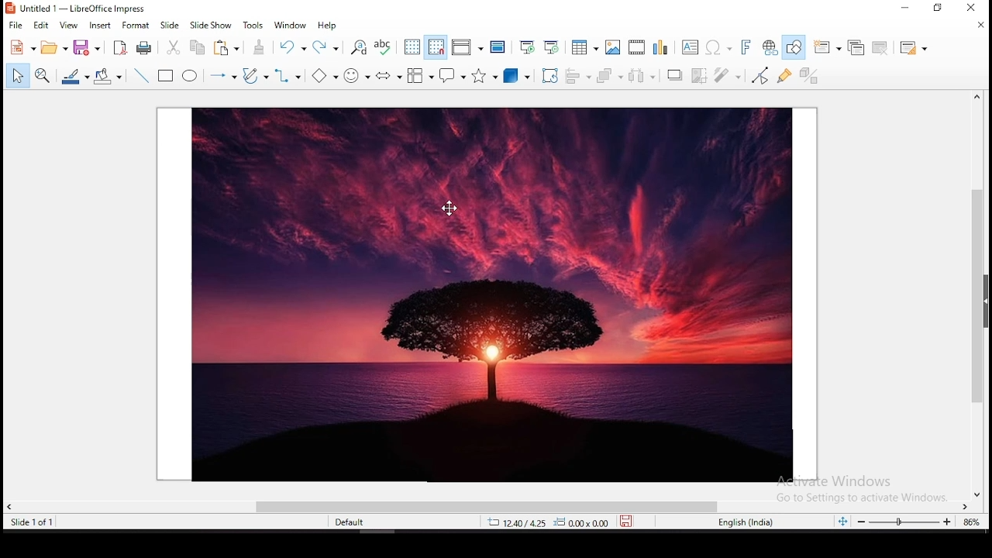  I want to click on default, so click(354, 525).